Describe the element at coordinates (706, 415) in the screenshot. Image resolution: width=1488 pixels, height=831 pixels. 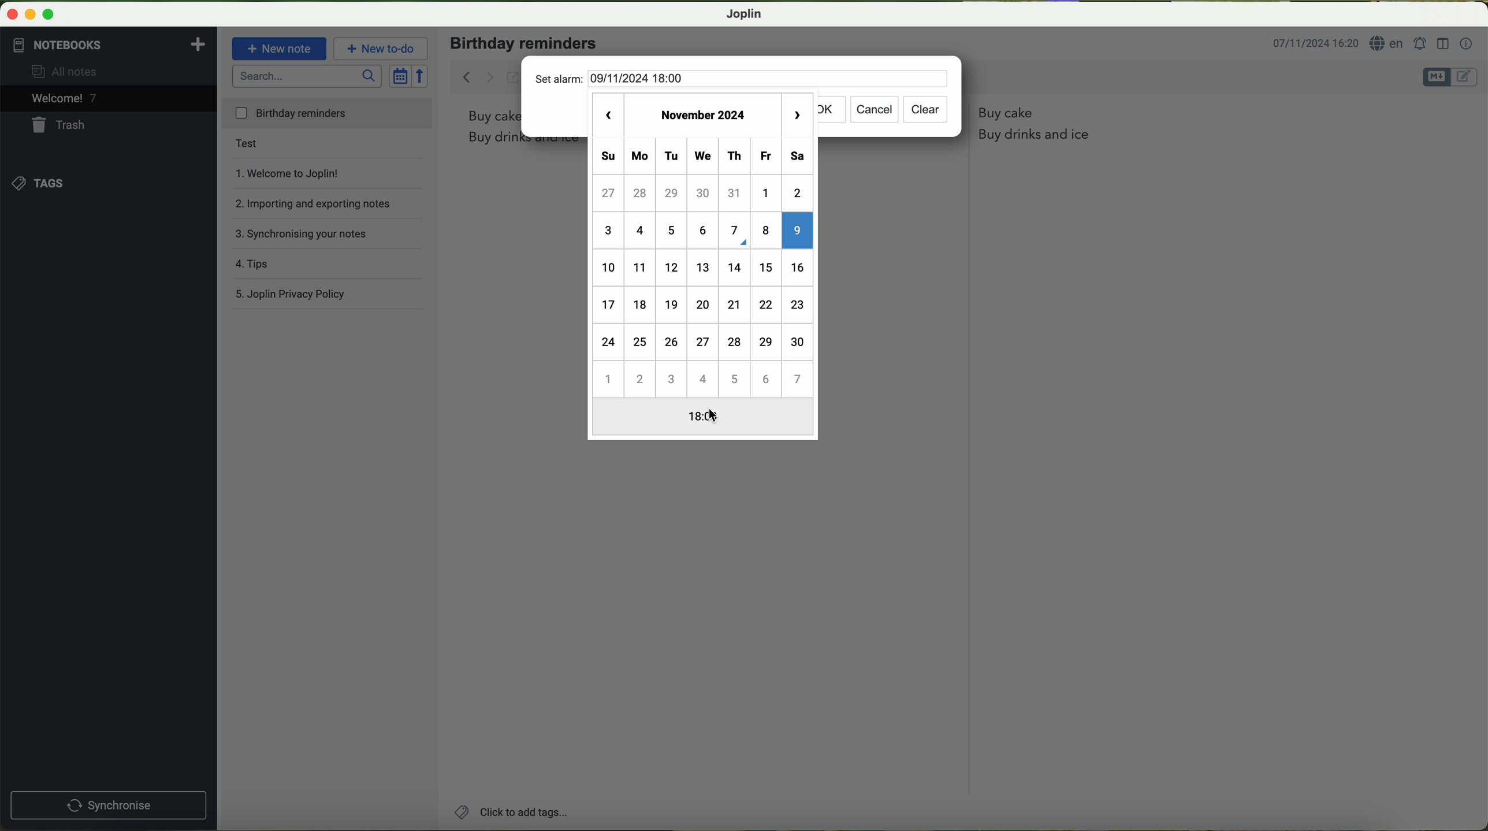
I see `cursor` at that location.